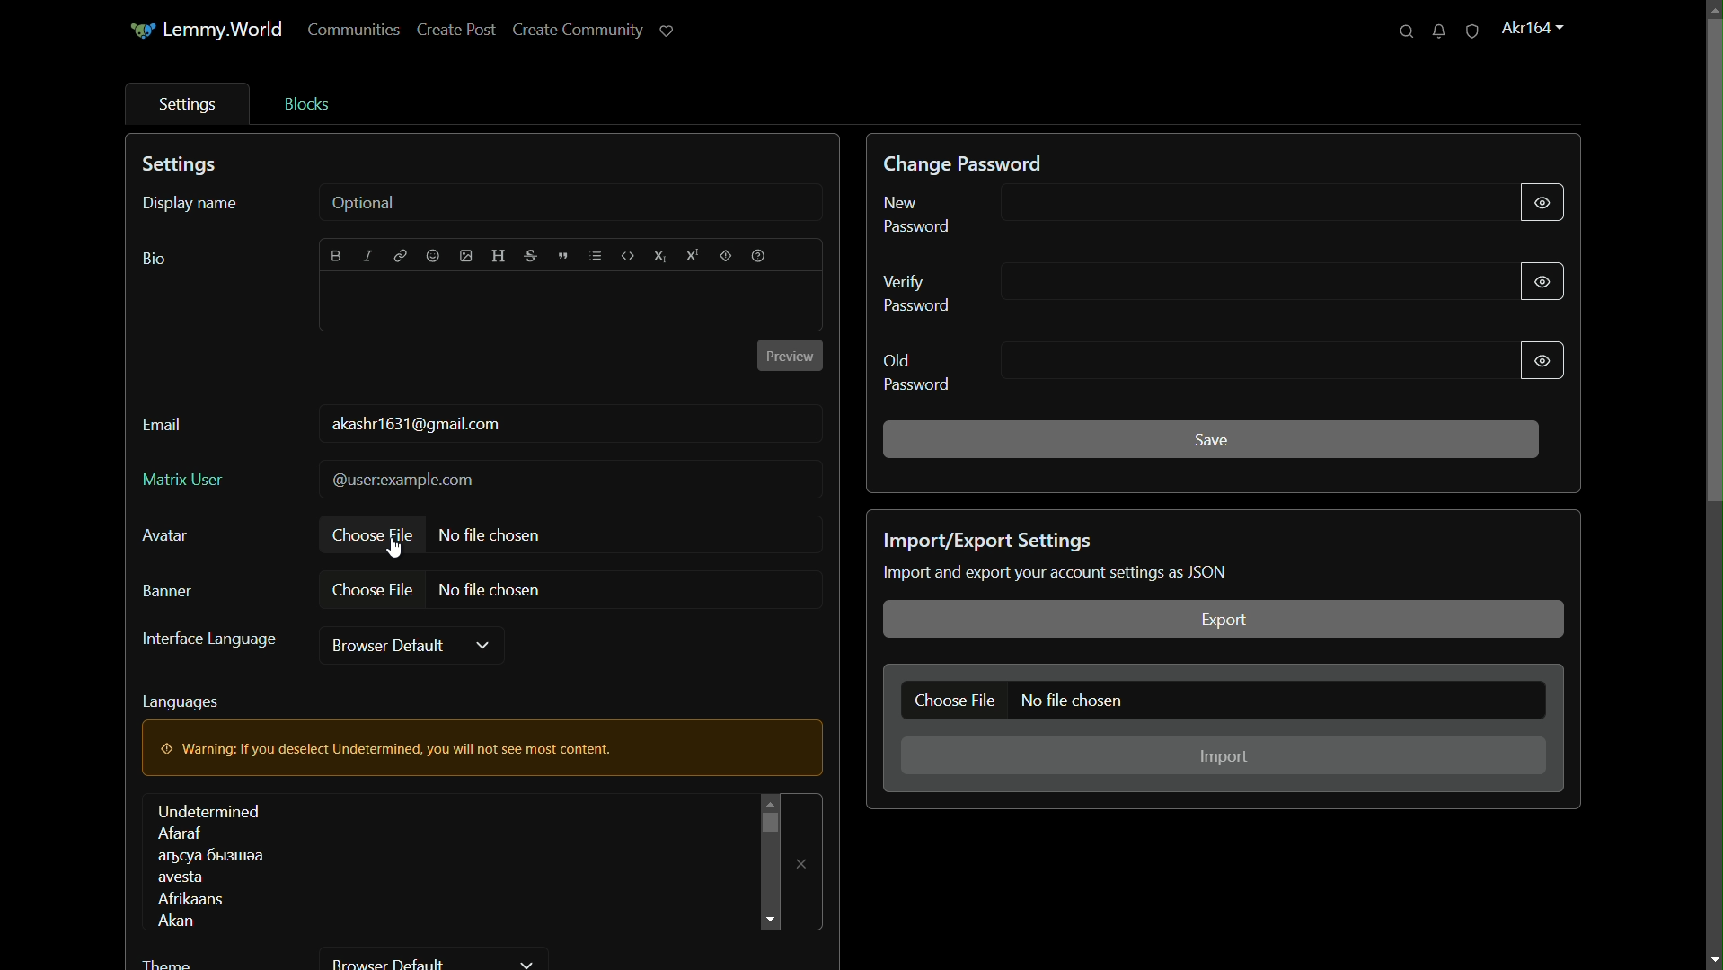 The image size is (1723, 970). I want to click on verify password, so click(923, 293).